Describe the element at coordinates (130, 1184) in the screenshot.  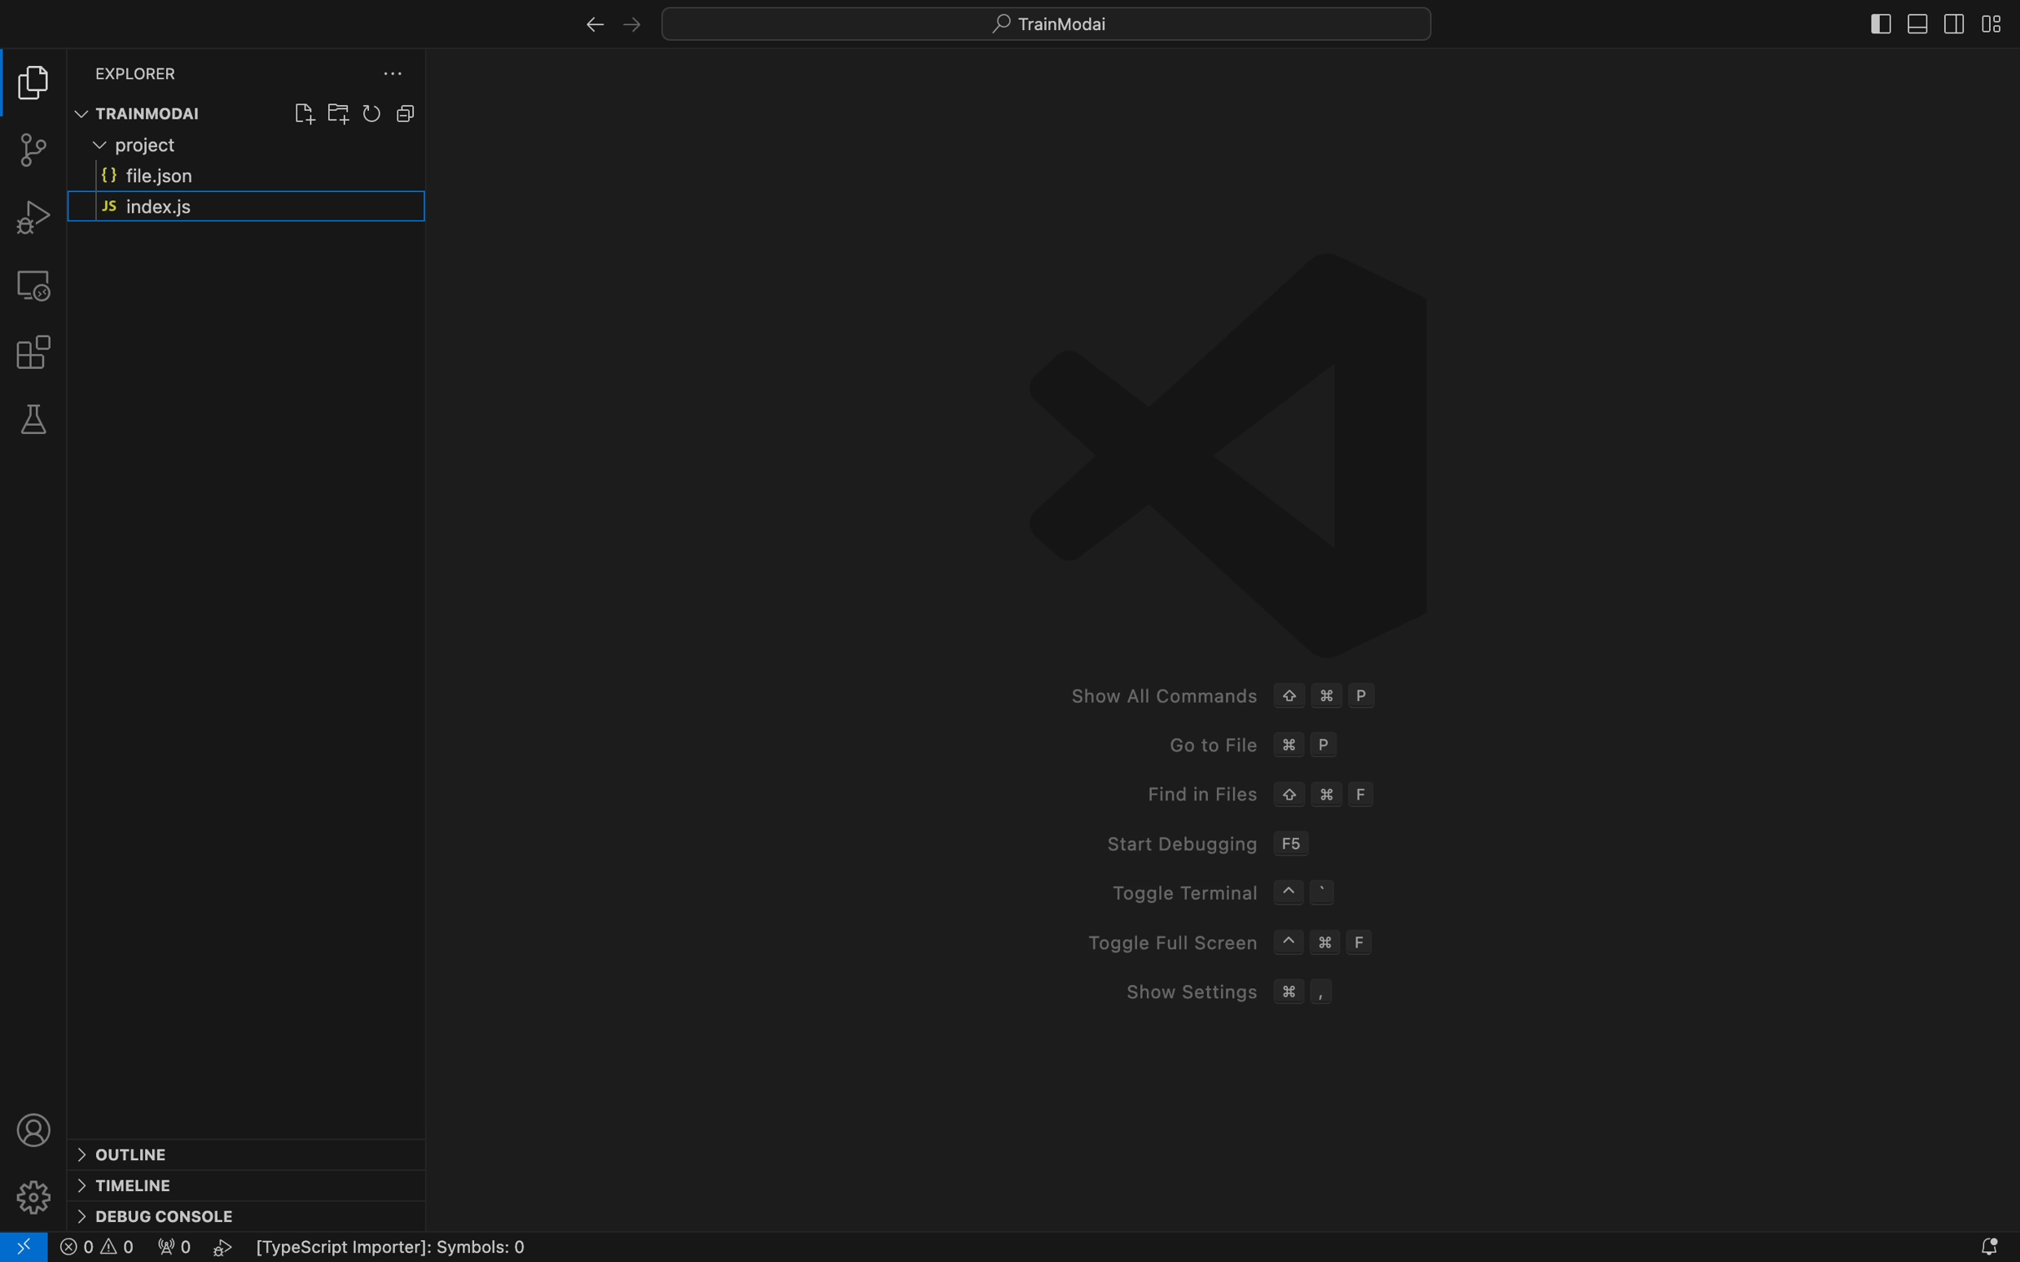
I see `timeline` at that location.